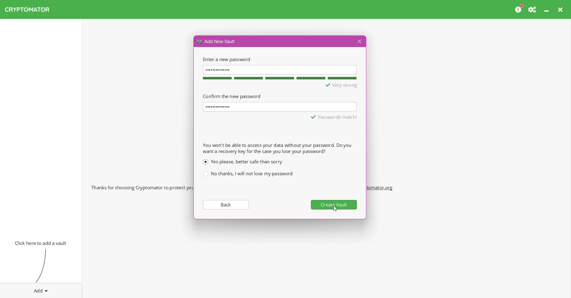 The width and height of the screenshot is (571, 298). I want to click on Add New Vault, so click(217, 41).